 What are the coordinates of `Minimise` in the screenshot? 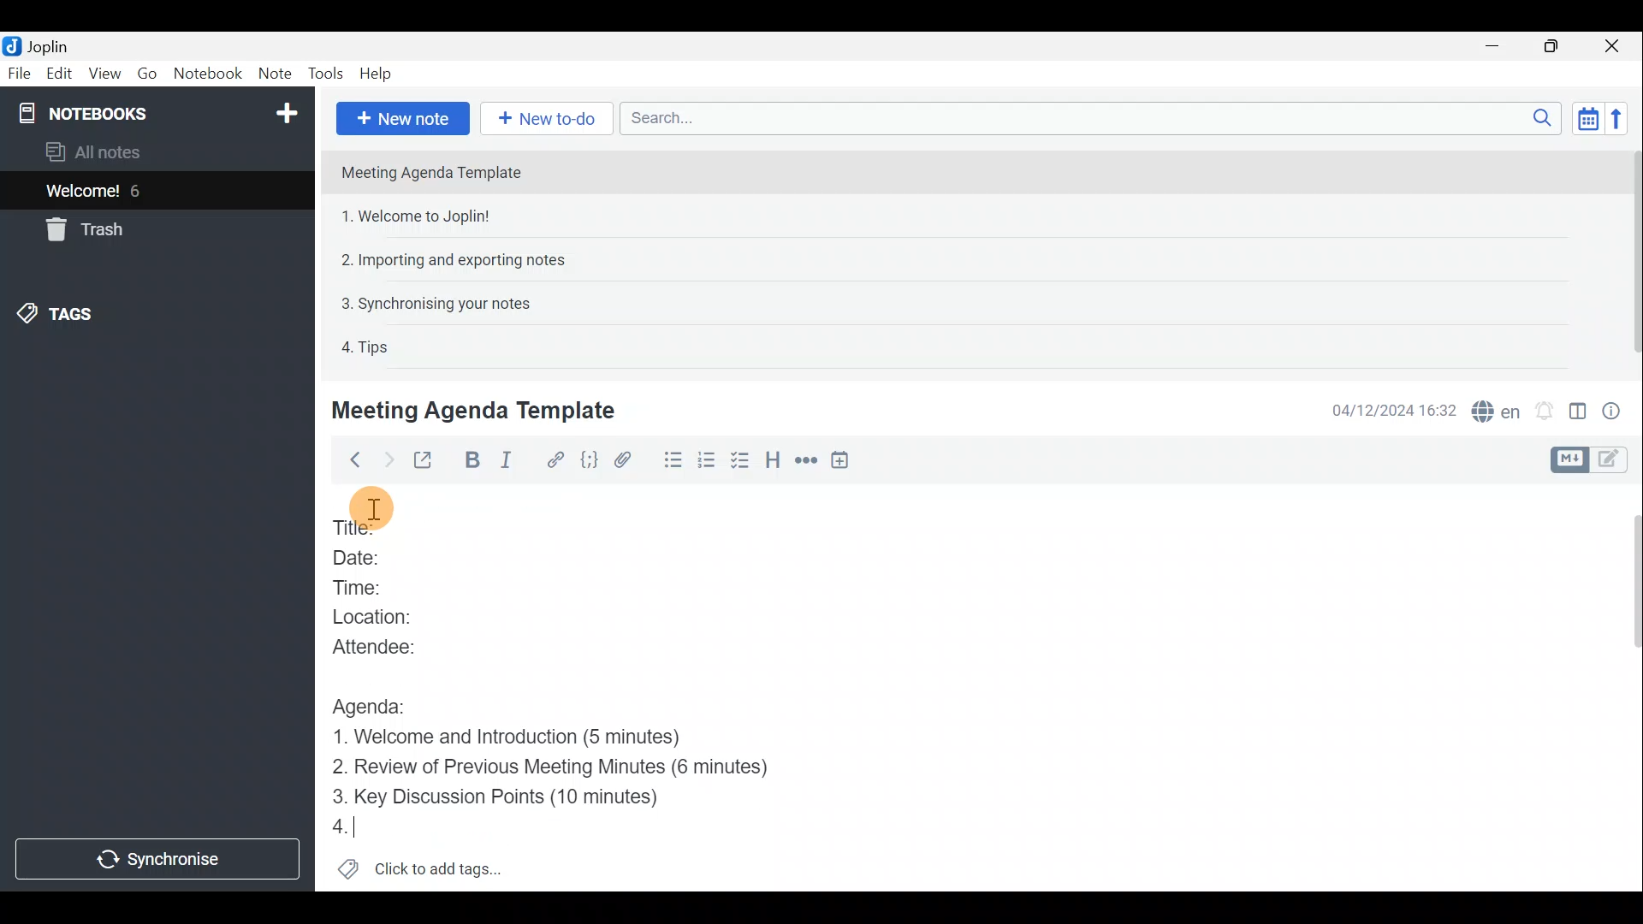 It's located at (1495, 45).